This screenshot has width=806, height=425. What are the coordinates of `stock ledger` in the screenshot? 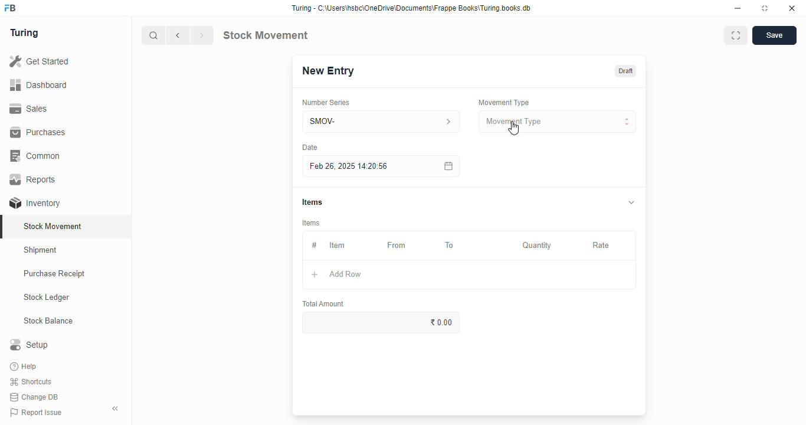 It's located at (47, 297).